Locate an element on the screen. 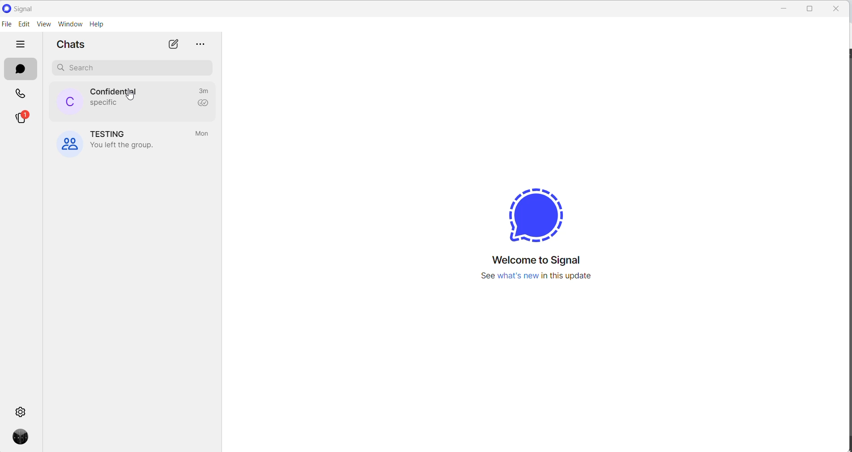 This screenshot has width=852, height=452. welcome message is located at coordinates (541, 260).